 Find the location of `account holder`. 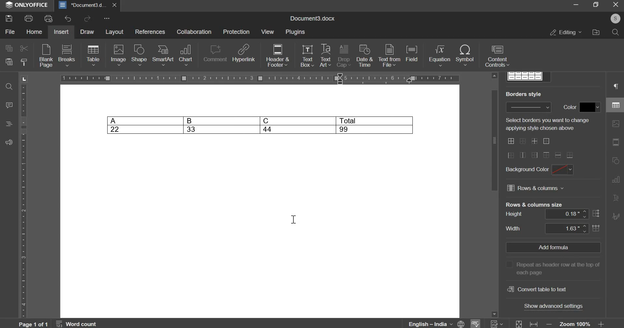

account holder is located at coordinates (616, 19).